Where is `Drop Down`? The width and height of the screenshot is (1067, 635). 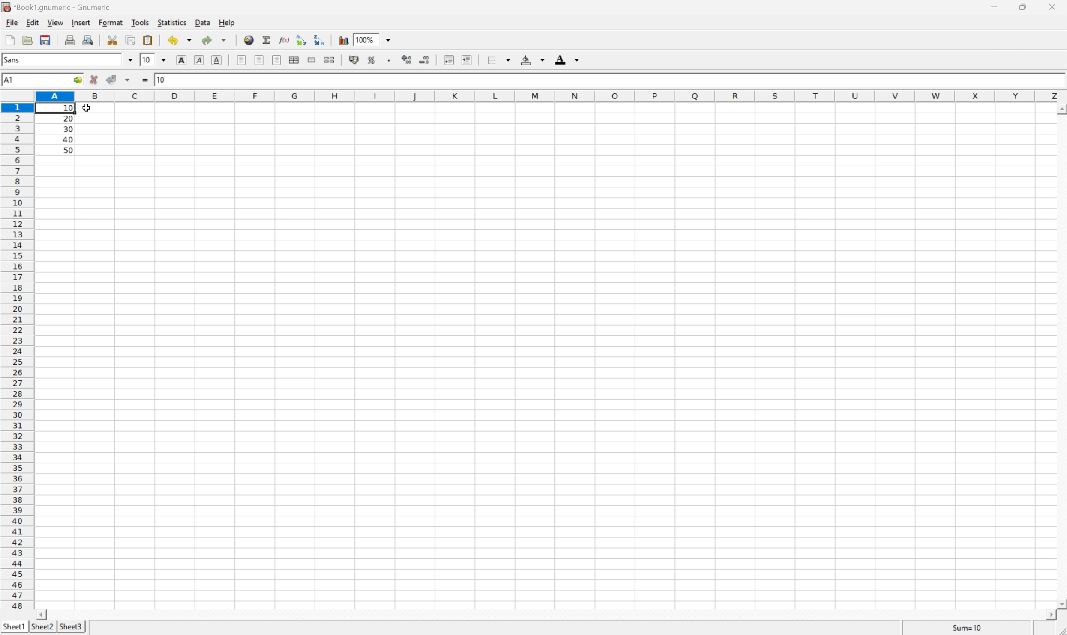 Drop Down is located at coordinates (389, 39).